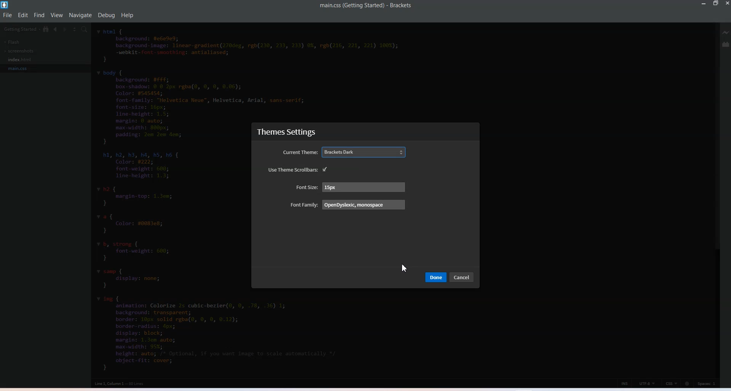  Describe the element at coordinates (46, 29) in the screenshot. I see `Show in file tree` at that location.